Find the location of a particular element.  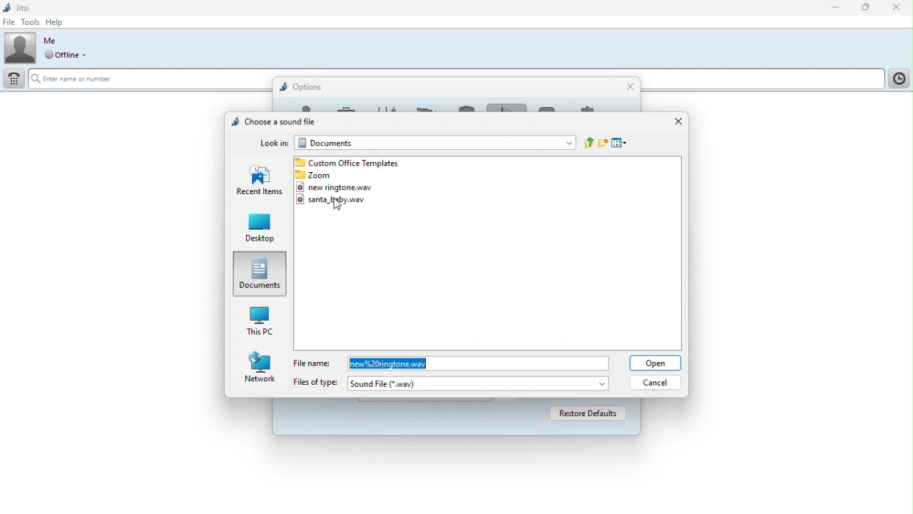

close is located at coordinates (675, 121).